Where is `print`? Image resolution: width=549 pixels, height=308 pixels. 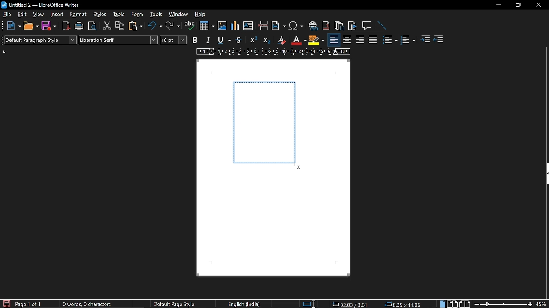 print is located at coordinates (78, 26).